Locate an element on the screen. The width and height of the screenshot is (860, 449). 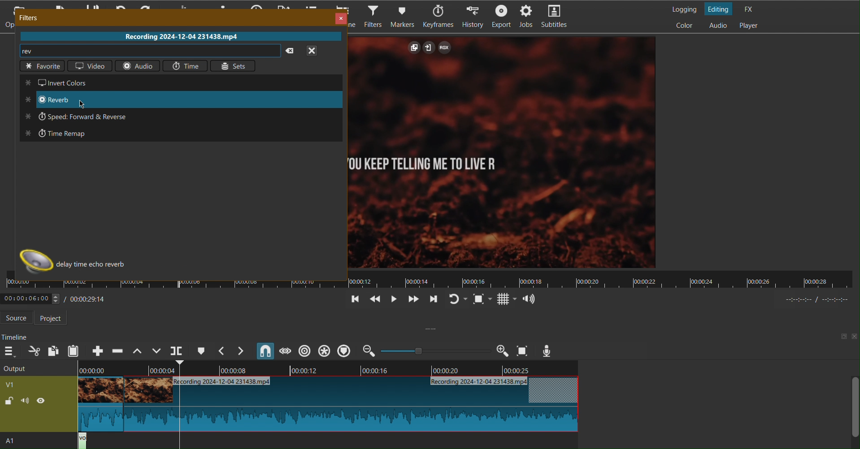
Scrub is located at coordinates (285, 351).